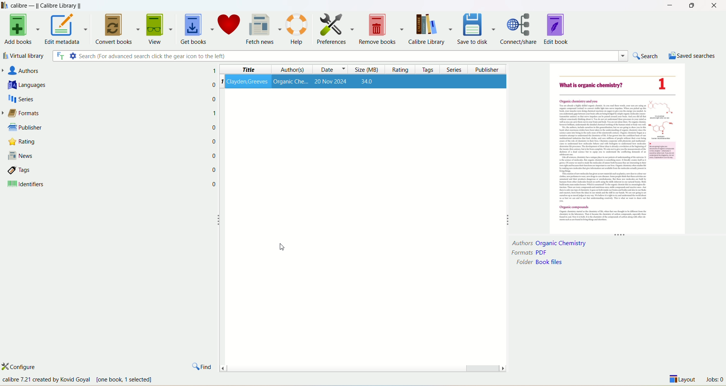 This screenshot has width=726, height=386. Describe the element at coordinates (101, 185) in the screenshot. I see `identifiers` at that location.